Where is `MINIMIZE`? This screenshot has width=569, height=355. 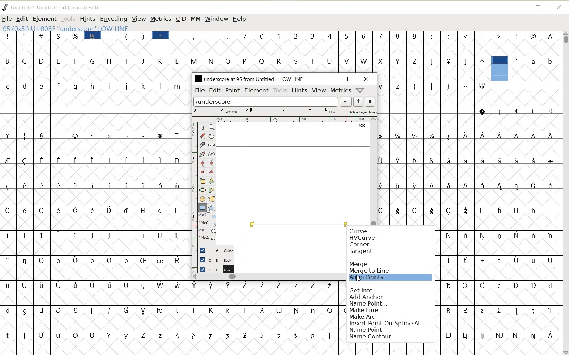
MINIMIZE is located at coordinates (326, 79).